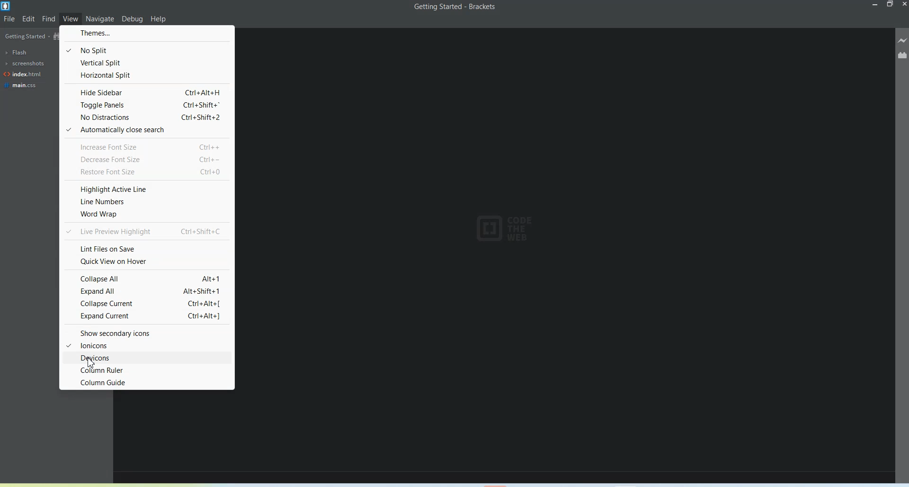 The height and width of the screenshot is (487, 909). I want to click on Expand All, so click(146, 291).